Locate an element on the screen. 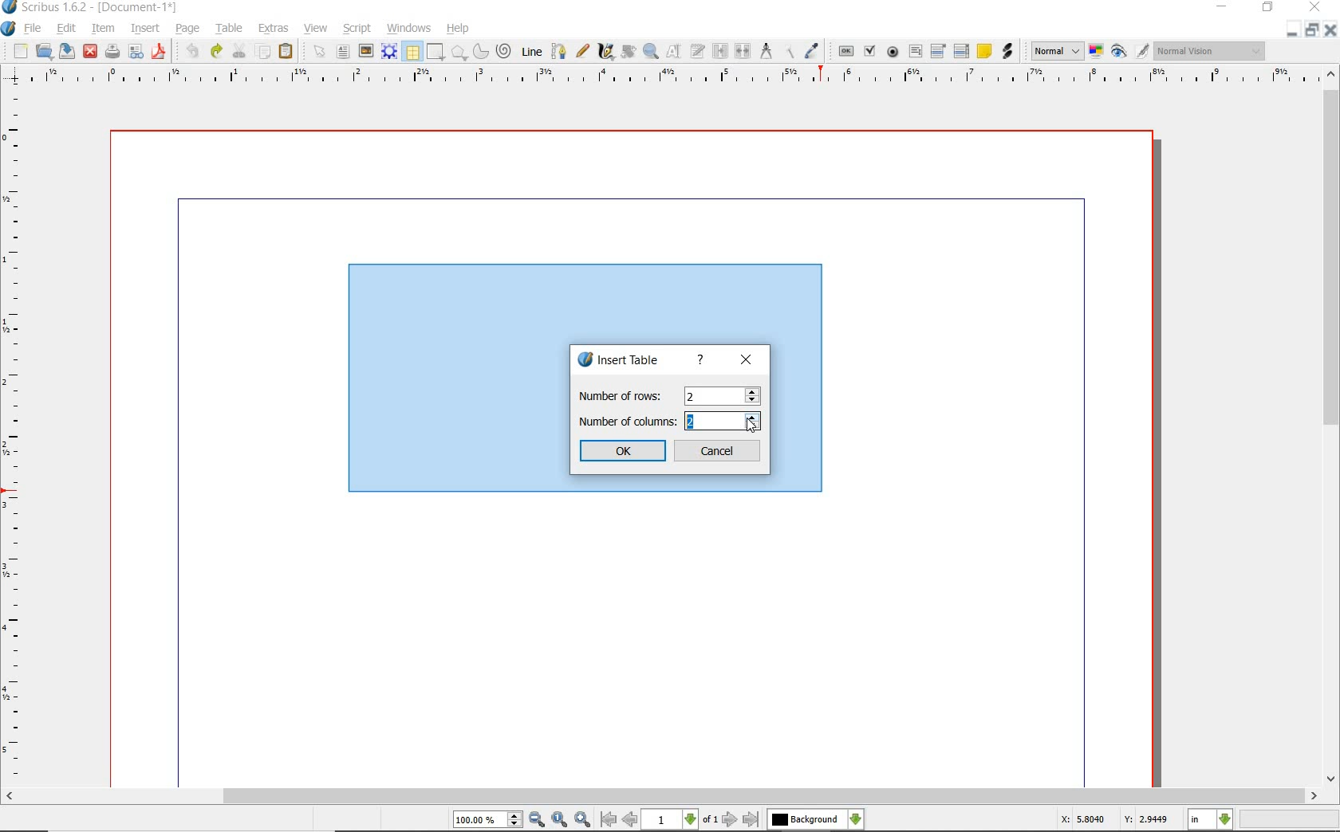  help is located at coordinates (458, 29).